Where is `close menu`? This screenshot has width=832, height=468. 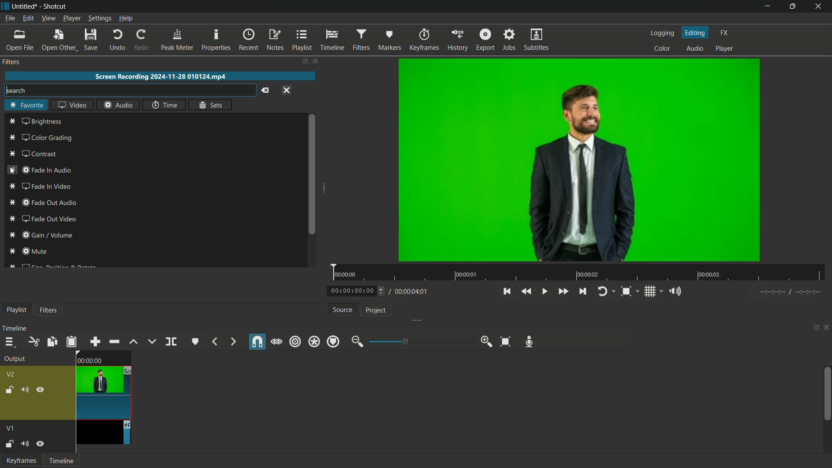 close menu is located at coordinates (286, 90).